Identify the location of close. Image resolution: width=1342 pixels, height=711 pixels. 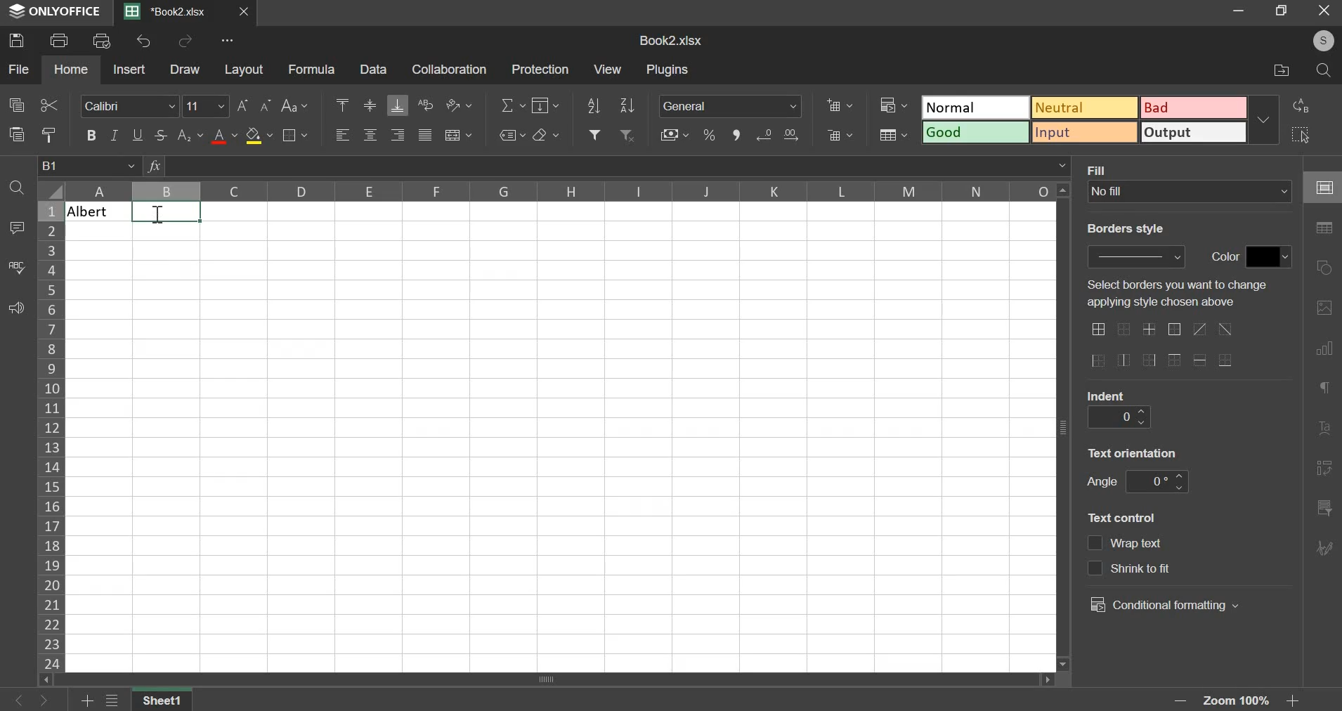
(1323, 12).